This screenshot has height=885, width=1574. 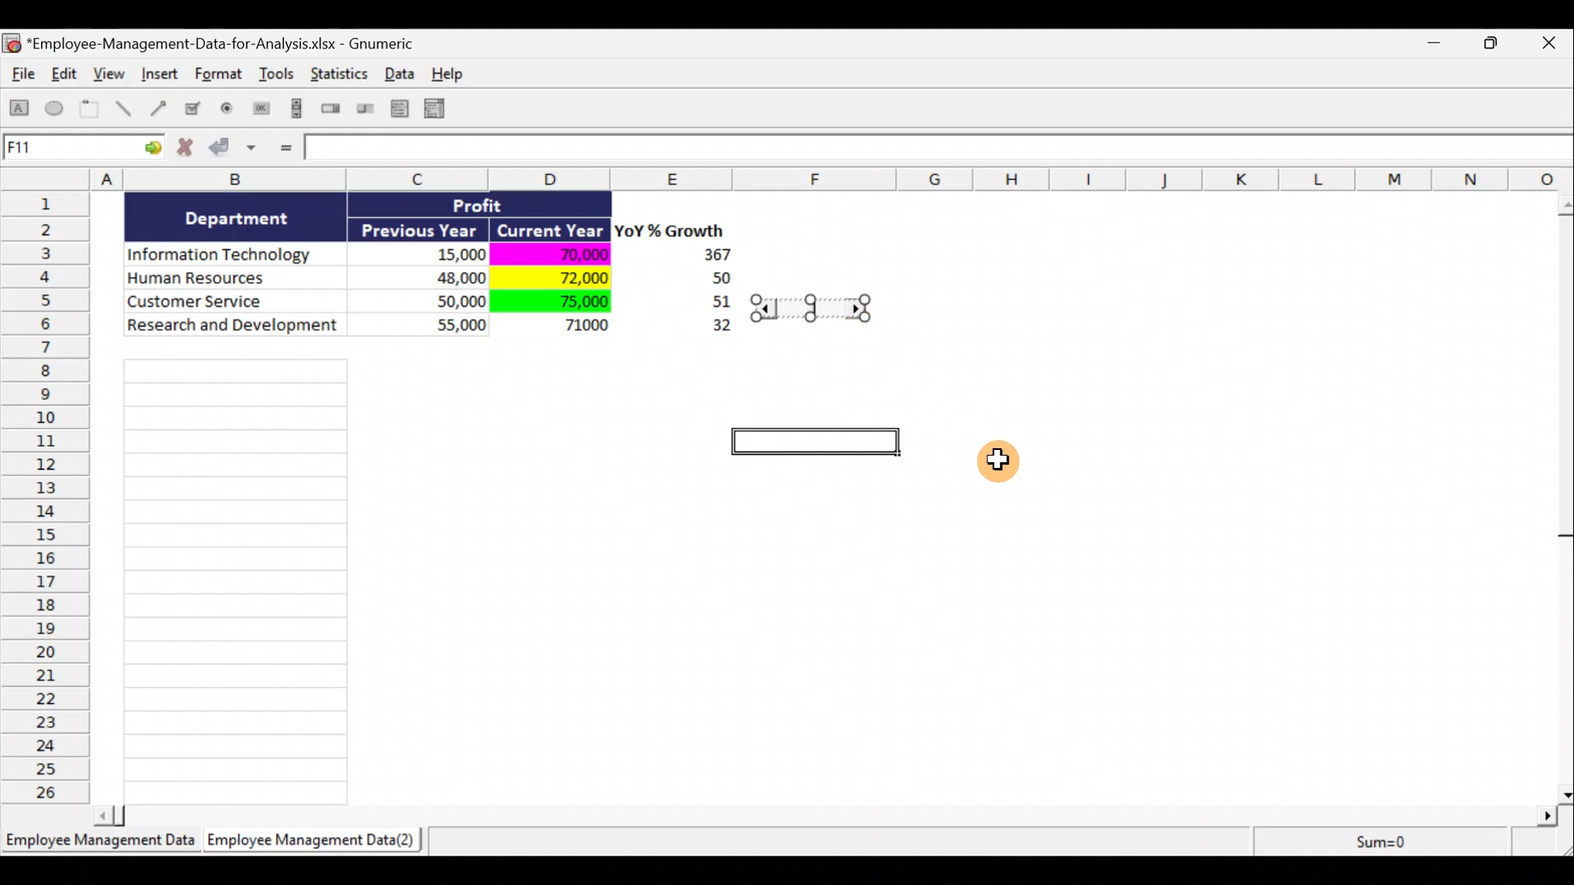 What do you see at coordinates (1563, 495) in the screenshot?
I see `Scroll bar` at bounding box center [1563, 495].